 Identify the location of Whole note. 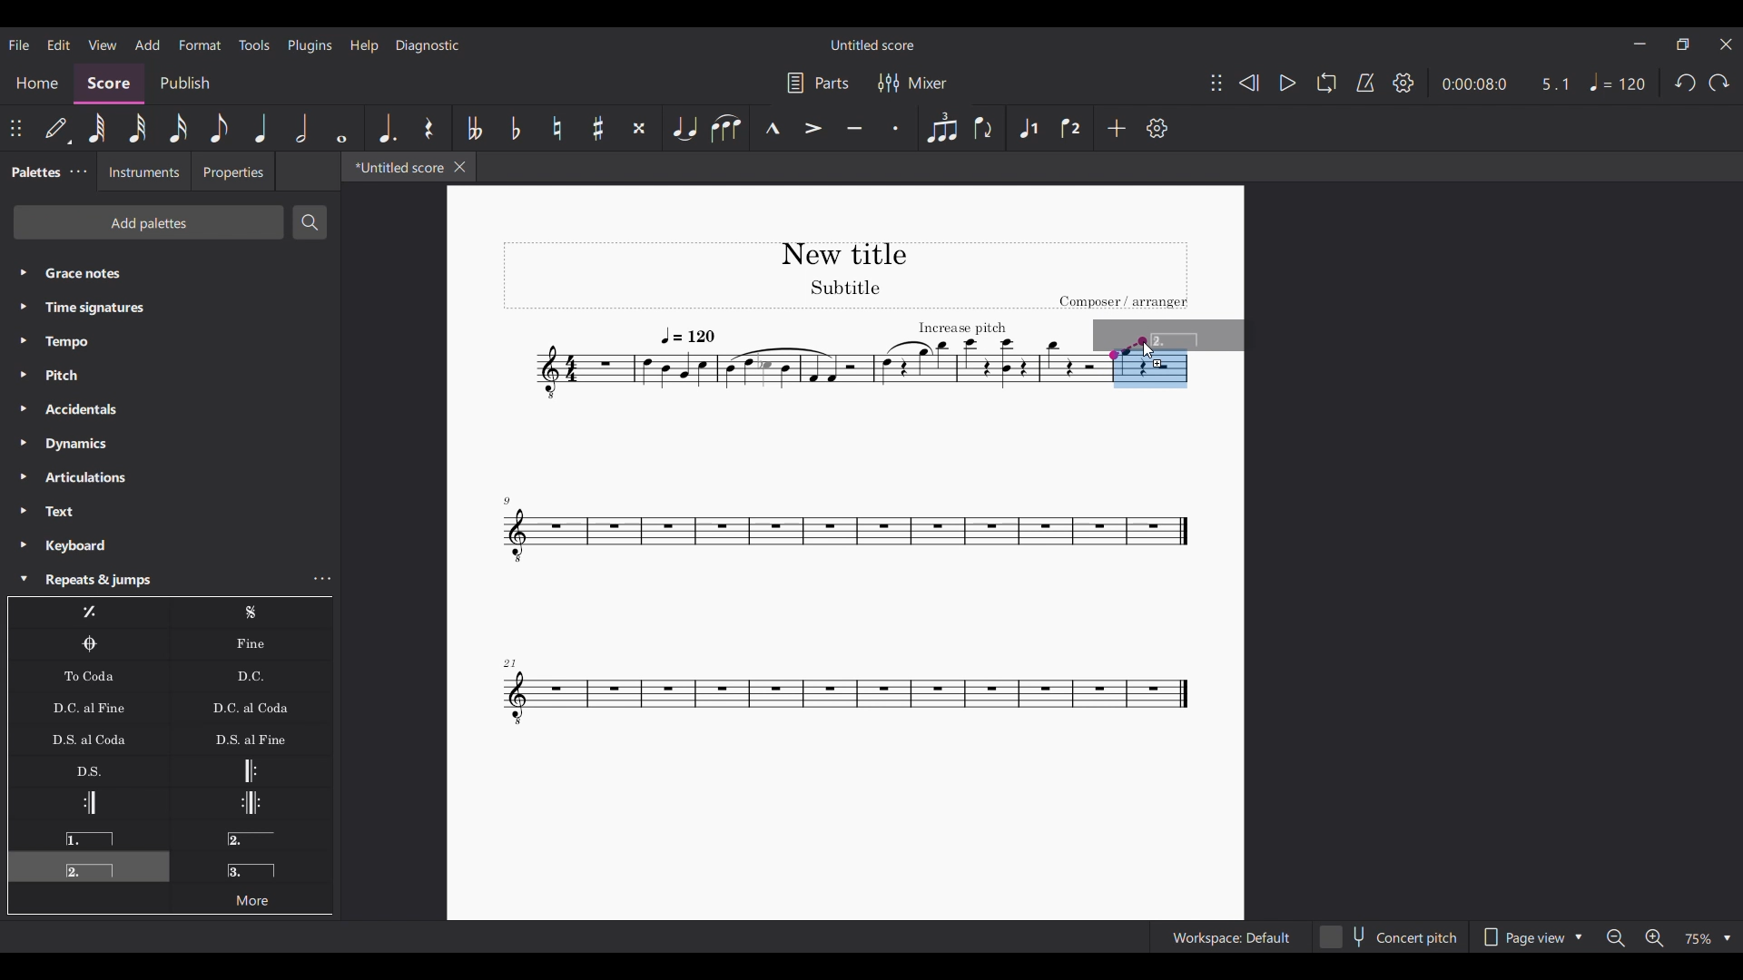
(341, 128).